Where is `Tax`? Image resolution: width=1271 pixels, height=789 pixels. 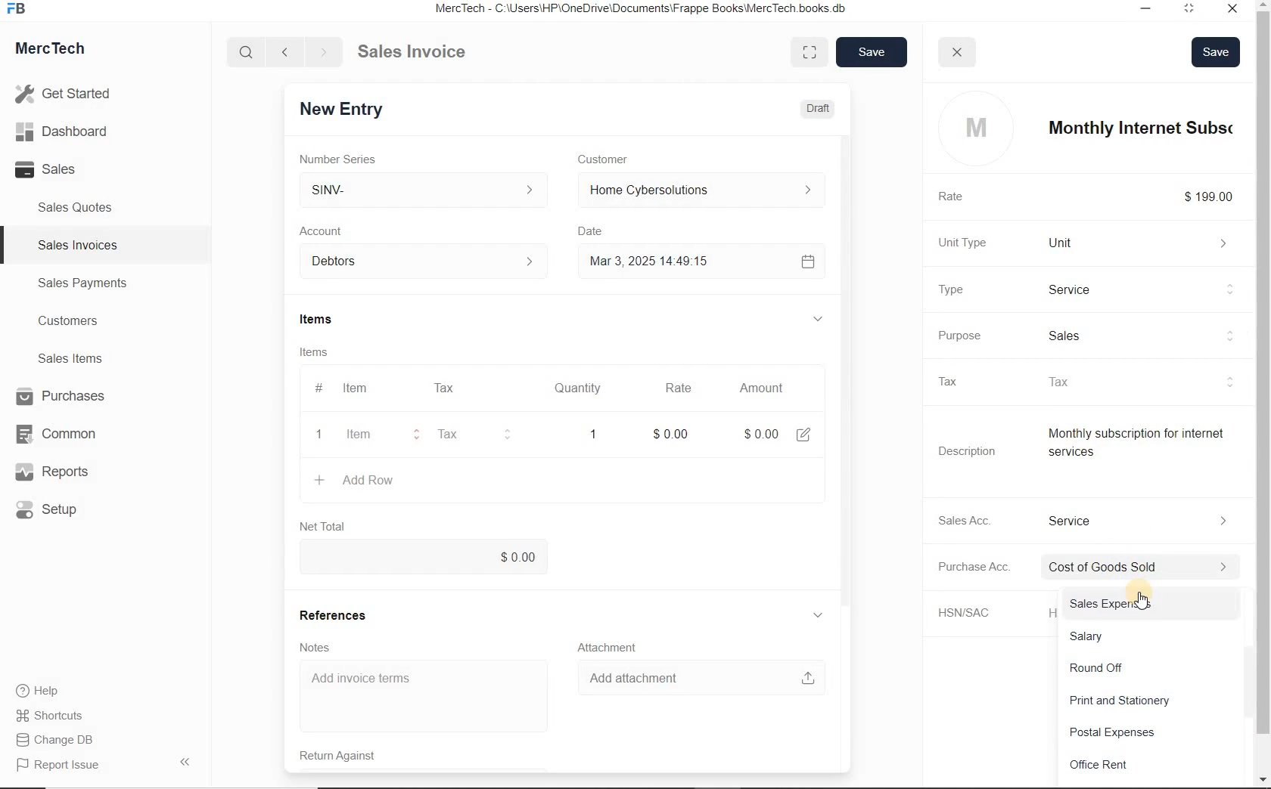
Tax is located at coordinates (471, 435).